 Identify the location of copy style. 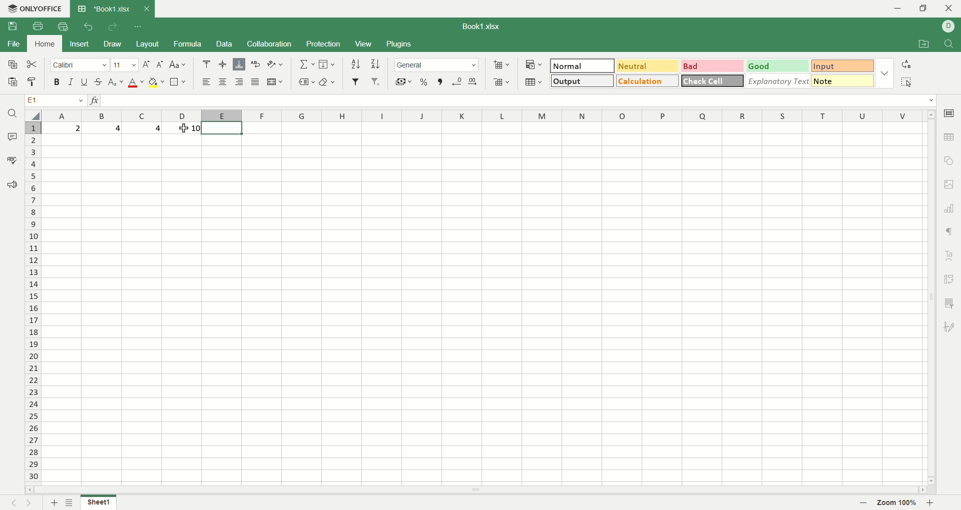
(34, 81).